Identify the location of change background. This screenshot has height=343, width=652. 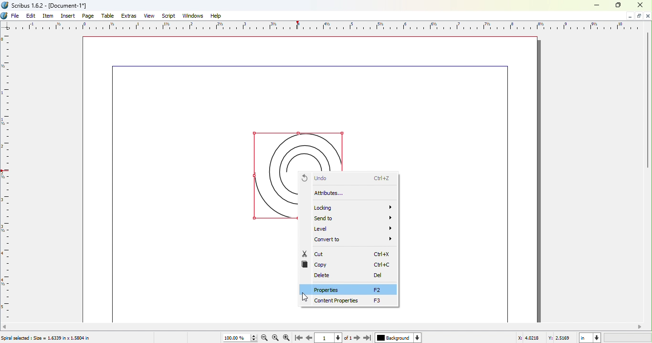
(418, 338).